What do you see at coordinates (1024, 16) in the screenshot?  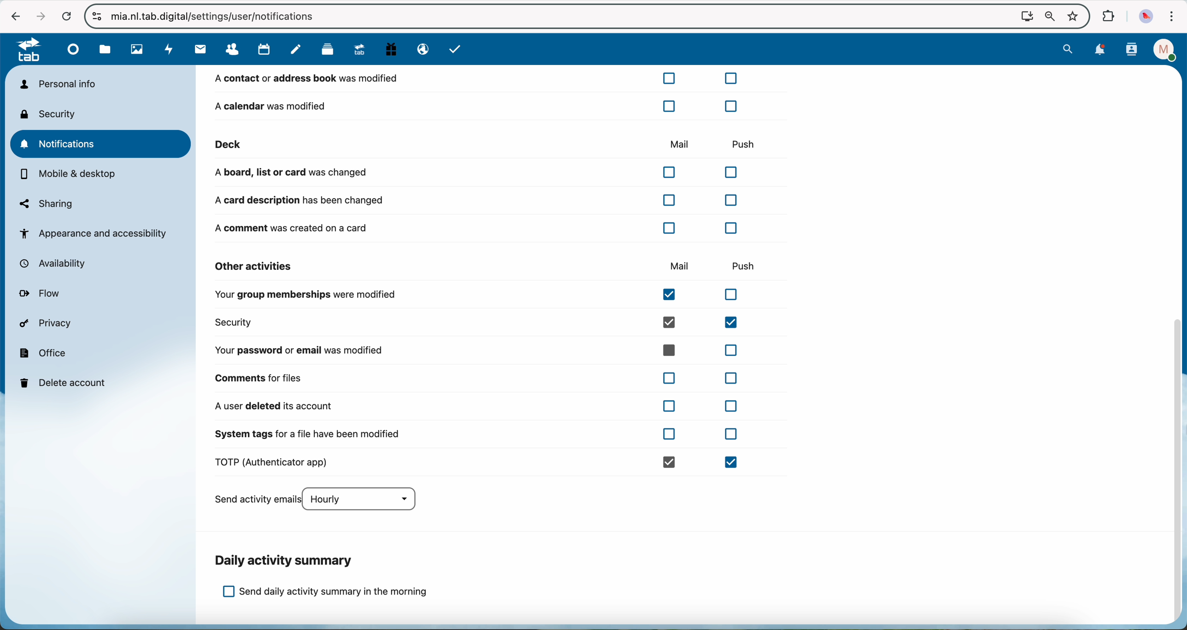 I see `Install NExtcloud` at bounding box center [1024, 16].